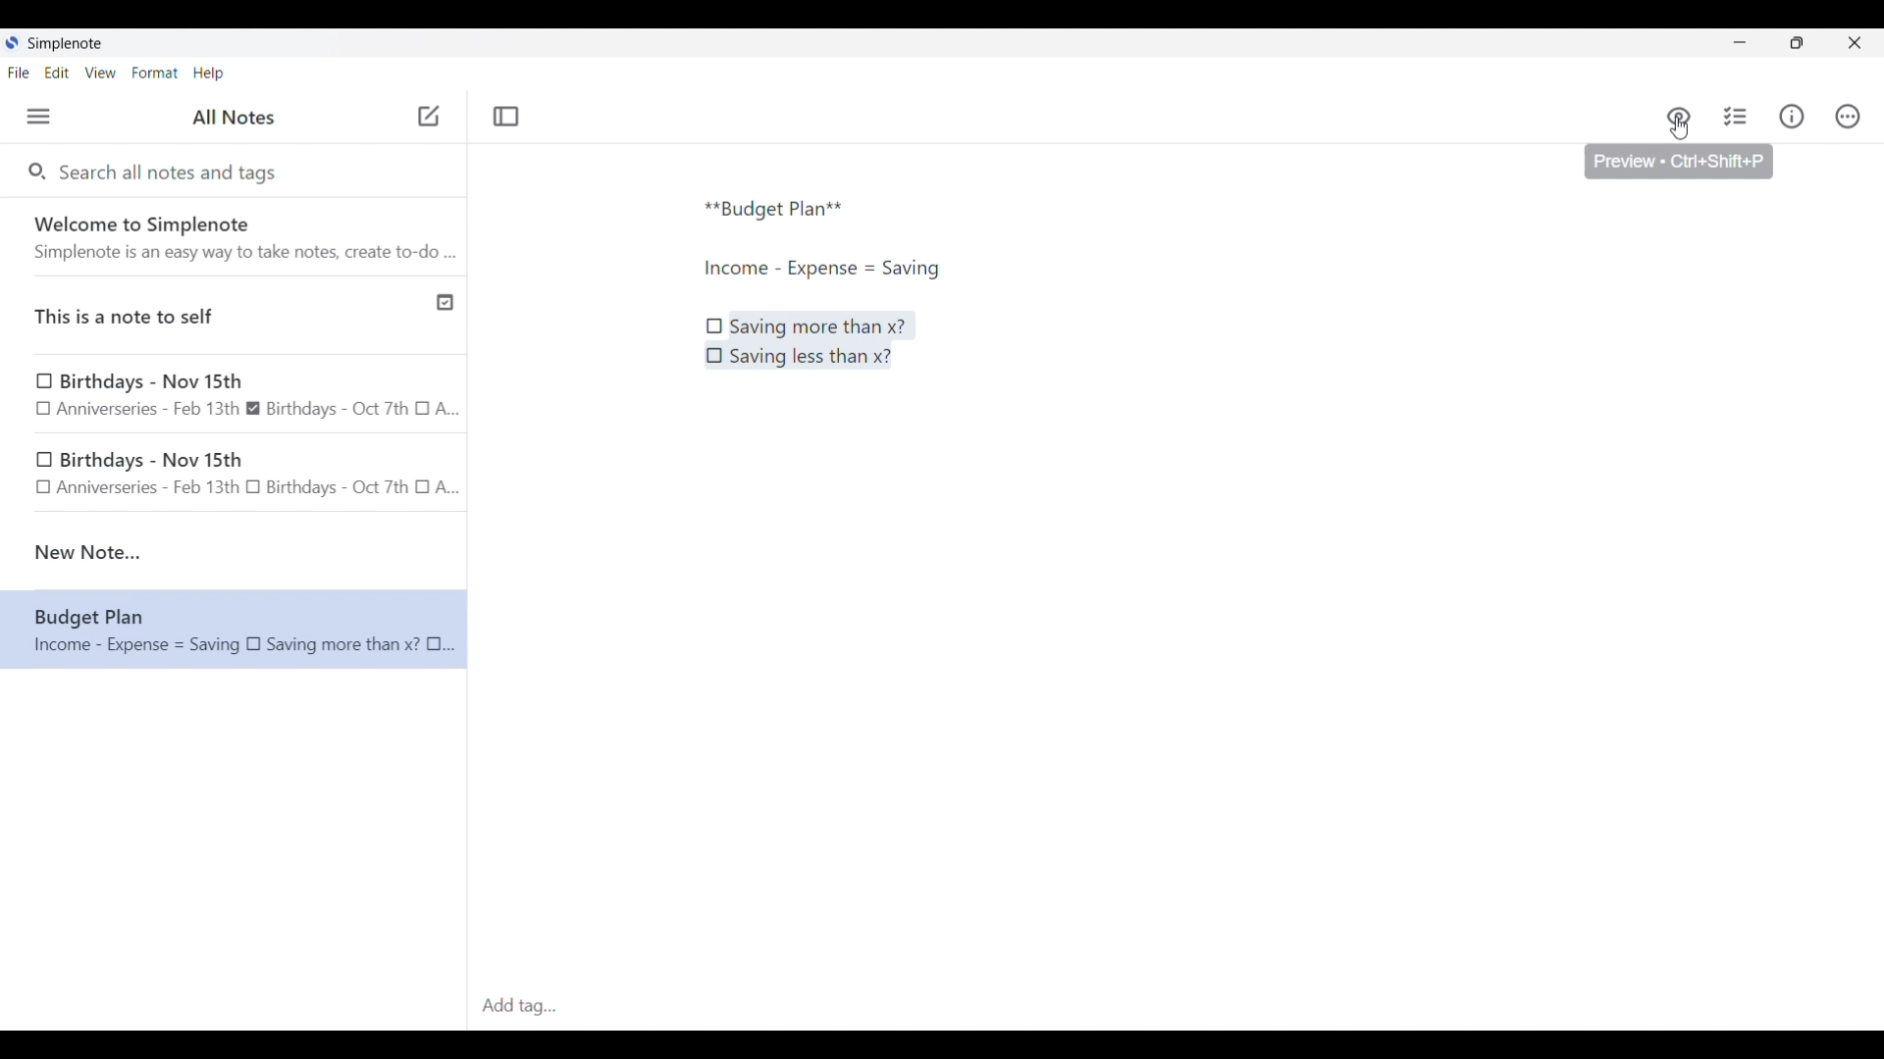 The width and height of the screenshot is (1884, 1059). What do you see at coordinates (505, 117) in the screenshot?
I see `Toggle focus mode` at bounding box center [505, 117].